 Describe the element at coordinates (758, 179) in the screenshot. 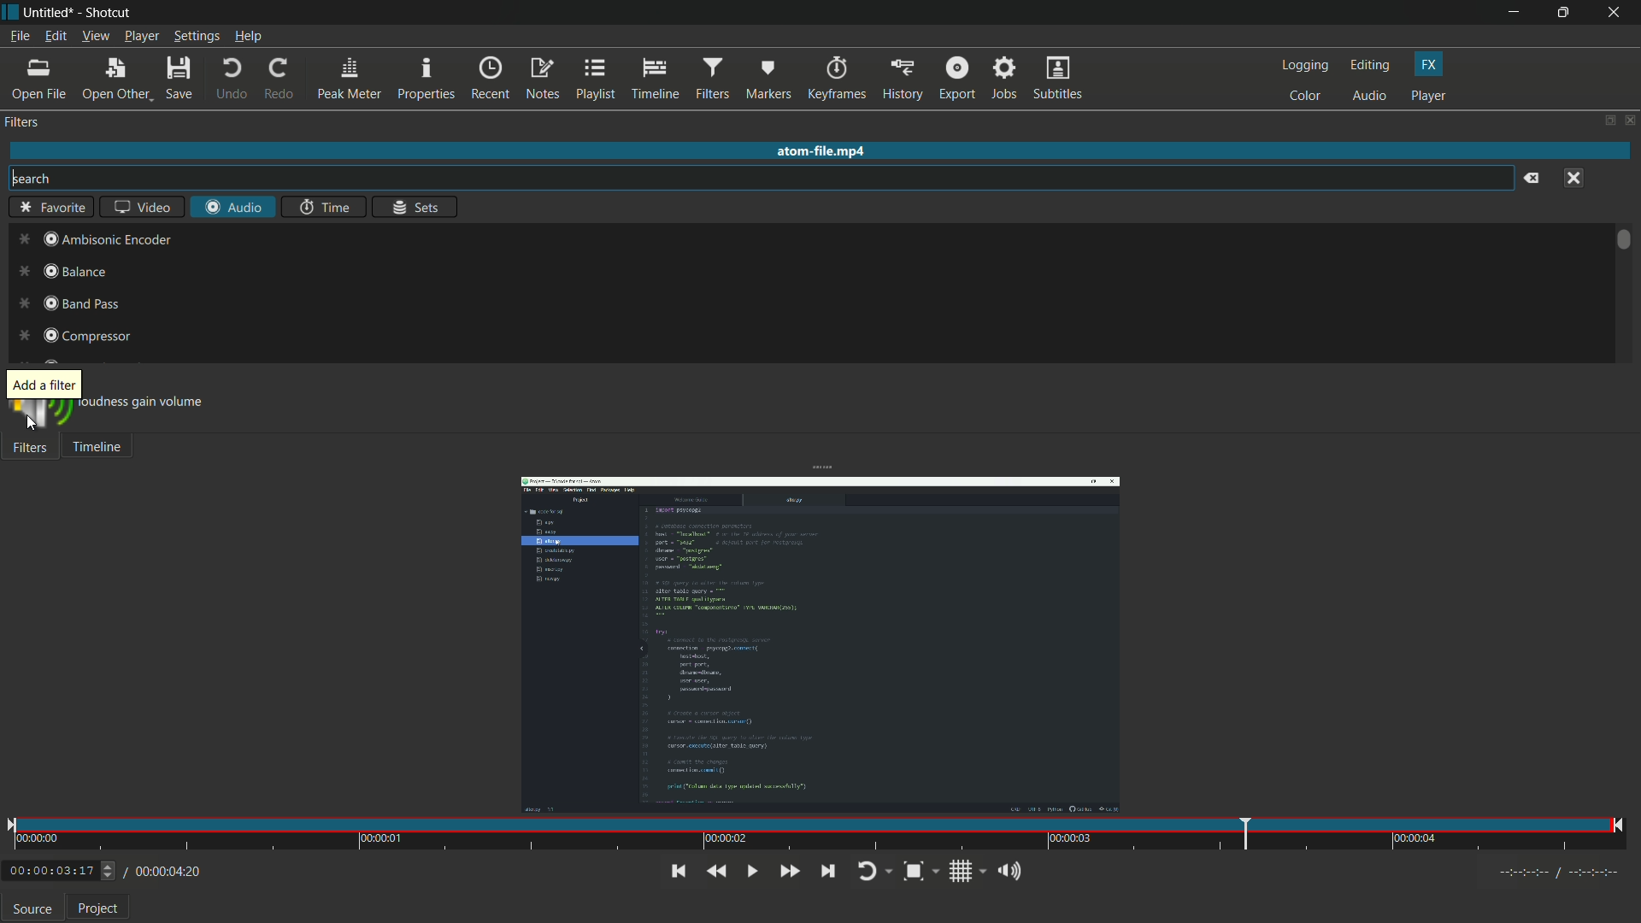

I see `search bar` at that location.